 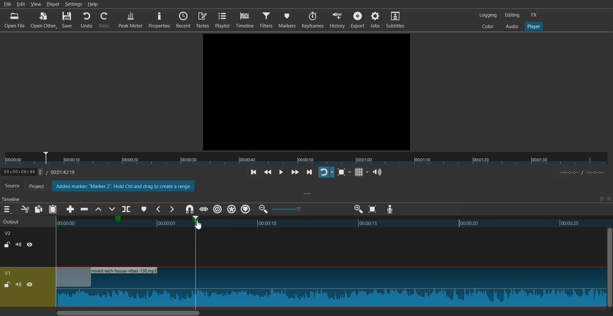 I want to click on Audio waveform, so click(x=330, y=287).